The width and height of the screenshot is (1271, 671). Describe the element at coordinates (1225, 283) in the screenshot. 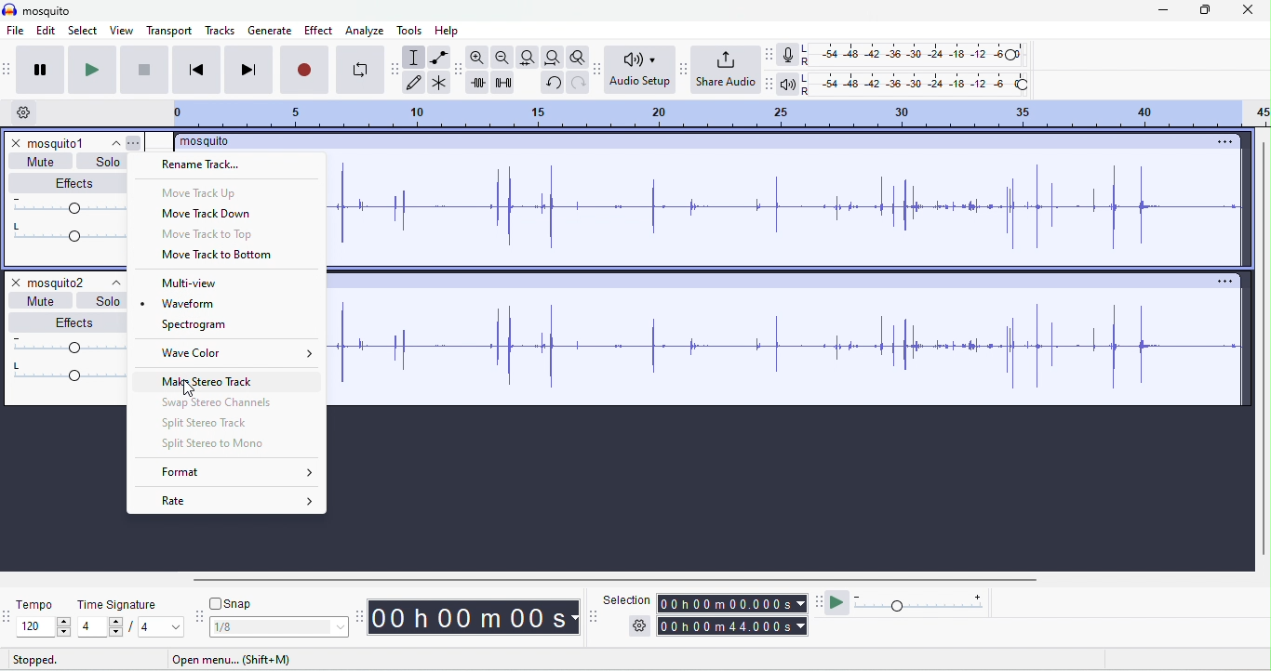

I see `options` at that location.